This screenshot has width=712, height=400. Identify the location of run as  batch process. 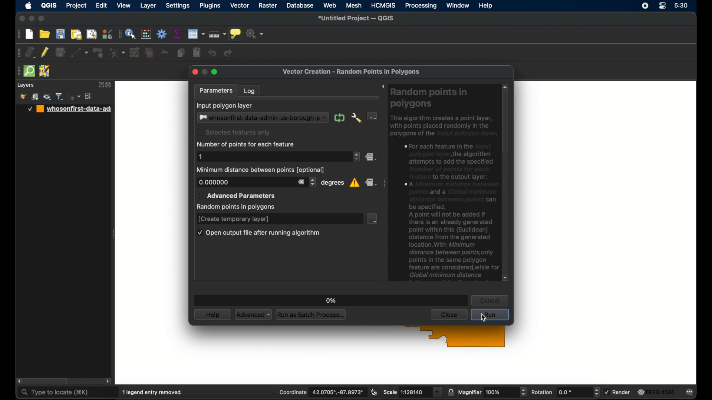
(311, 315).